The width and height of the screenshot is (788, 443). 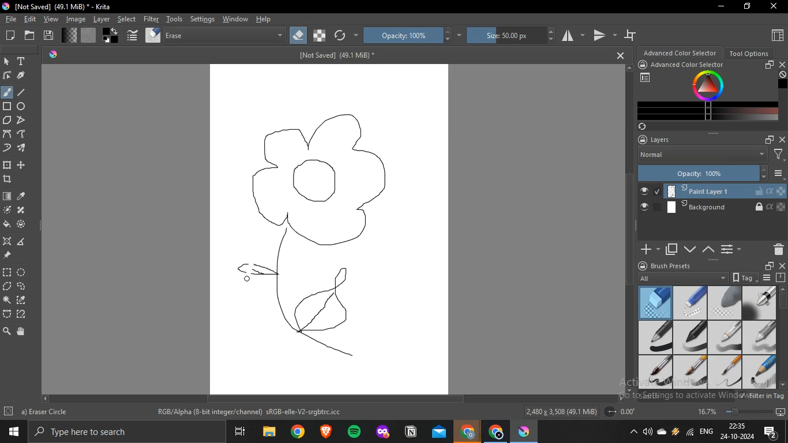 I want to click on bezier curve selection tool, so click(x=7, y=314).